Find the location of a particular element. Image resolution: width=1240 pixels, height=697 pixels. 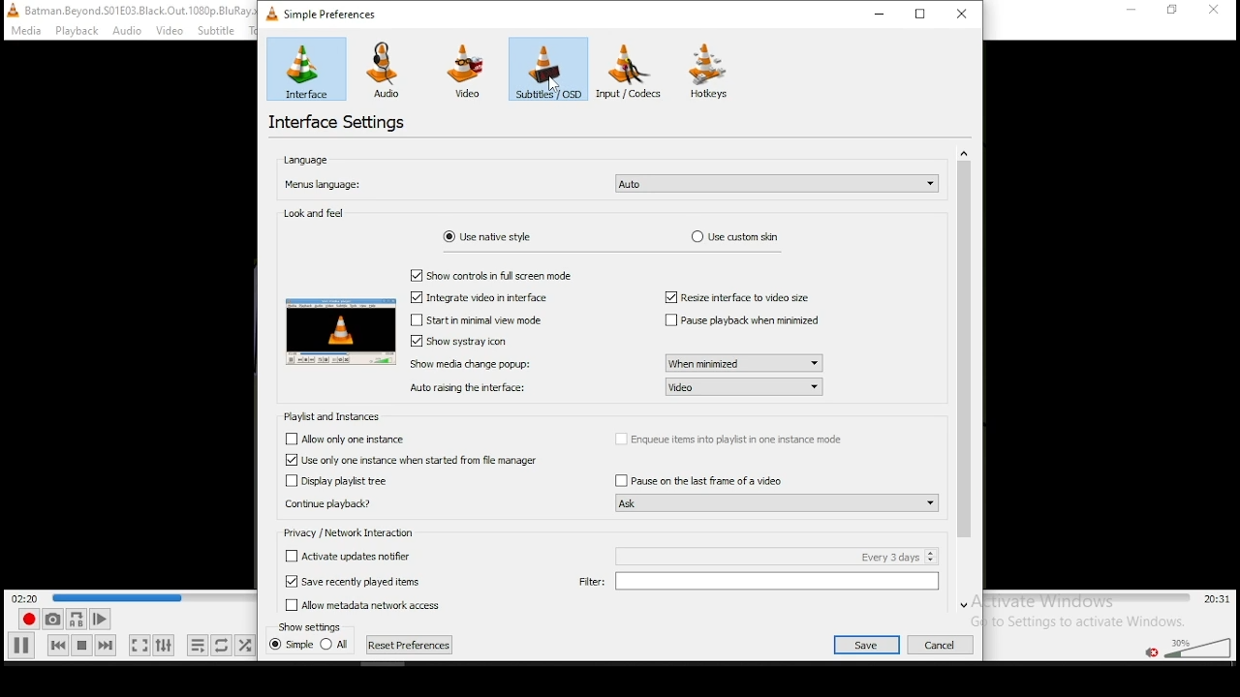

simple preferences is located at coordinates (325, 17).